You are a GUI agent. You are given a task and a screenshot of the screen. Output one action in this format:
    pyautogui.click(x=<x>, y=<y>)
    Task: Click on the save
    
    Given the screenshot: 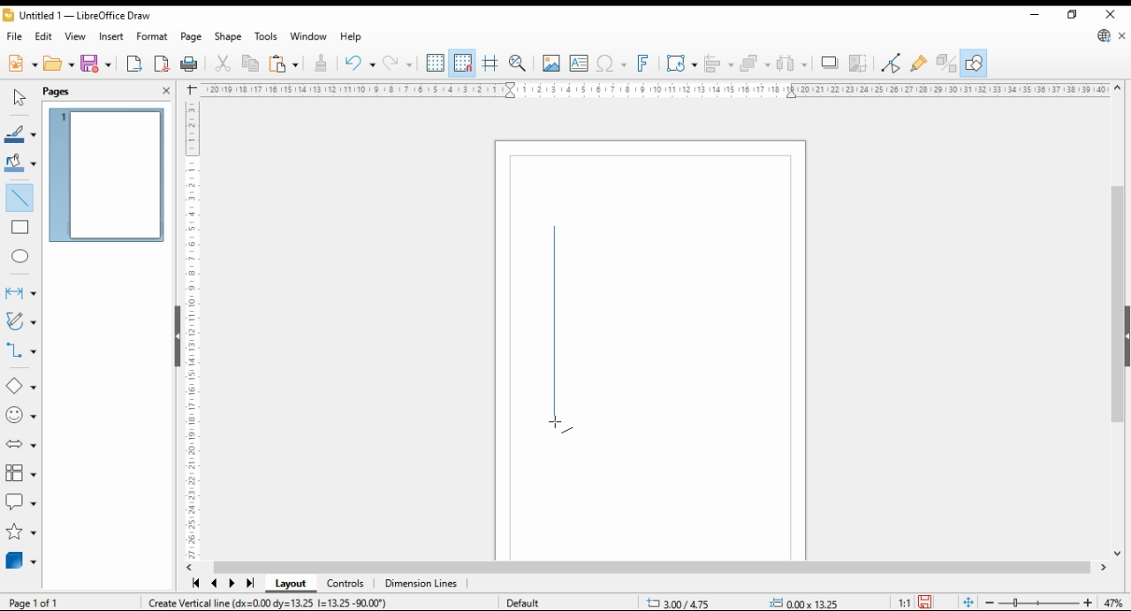 What is the action you would take?
    pyautogui.click(x=96, y=63)
    